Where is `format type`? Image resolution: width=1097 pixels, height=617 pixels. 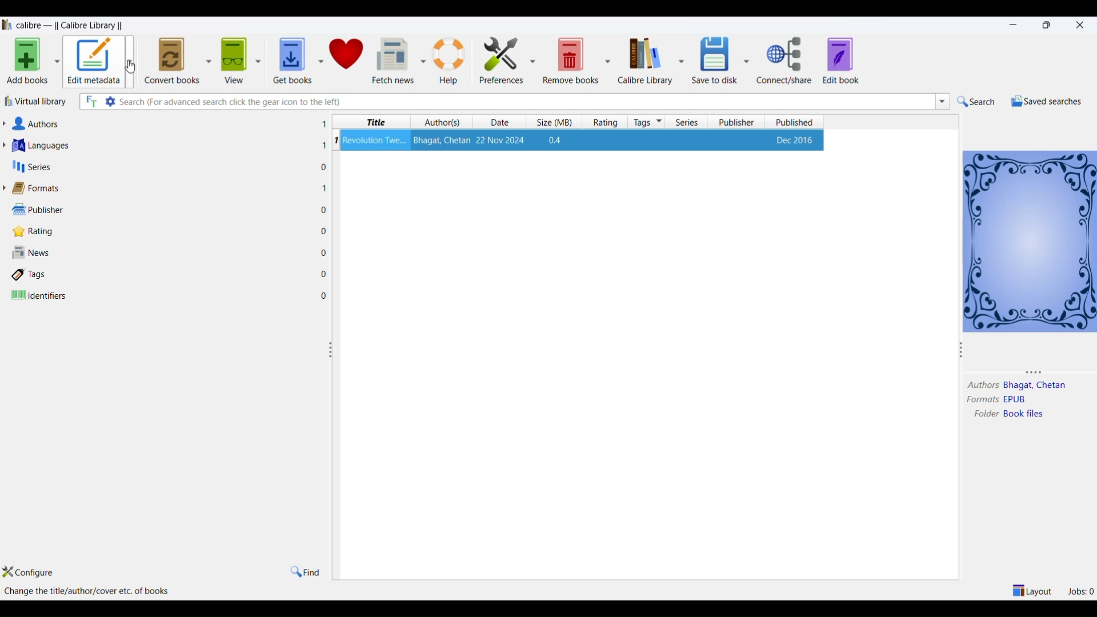
format type is located at coordinates (1020, 400).